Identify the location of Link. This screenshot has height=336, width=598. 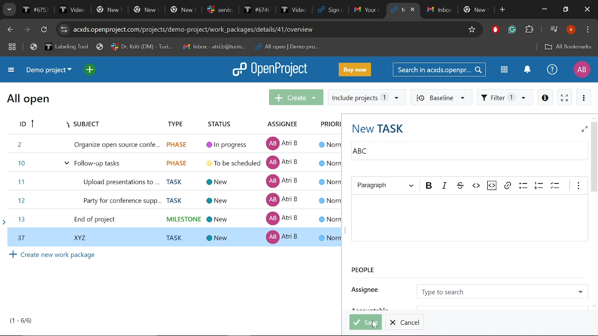
(507, 185).